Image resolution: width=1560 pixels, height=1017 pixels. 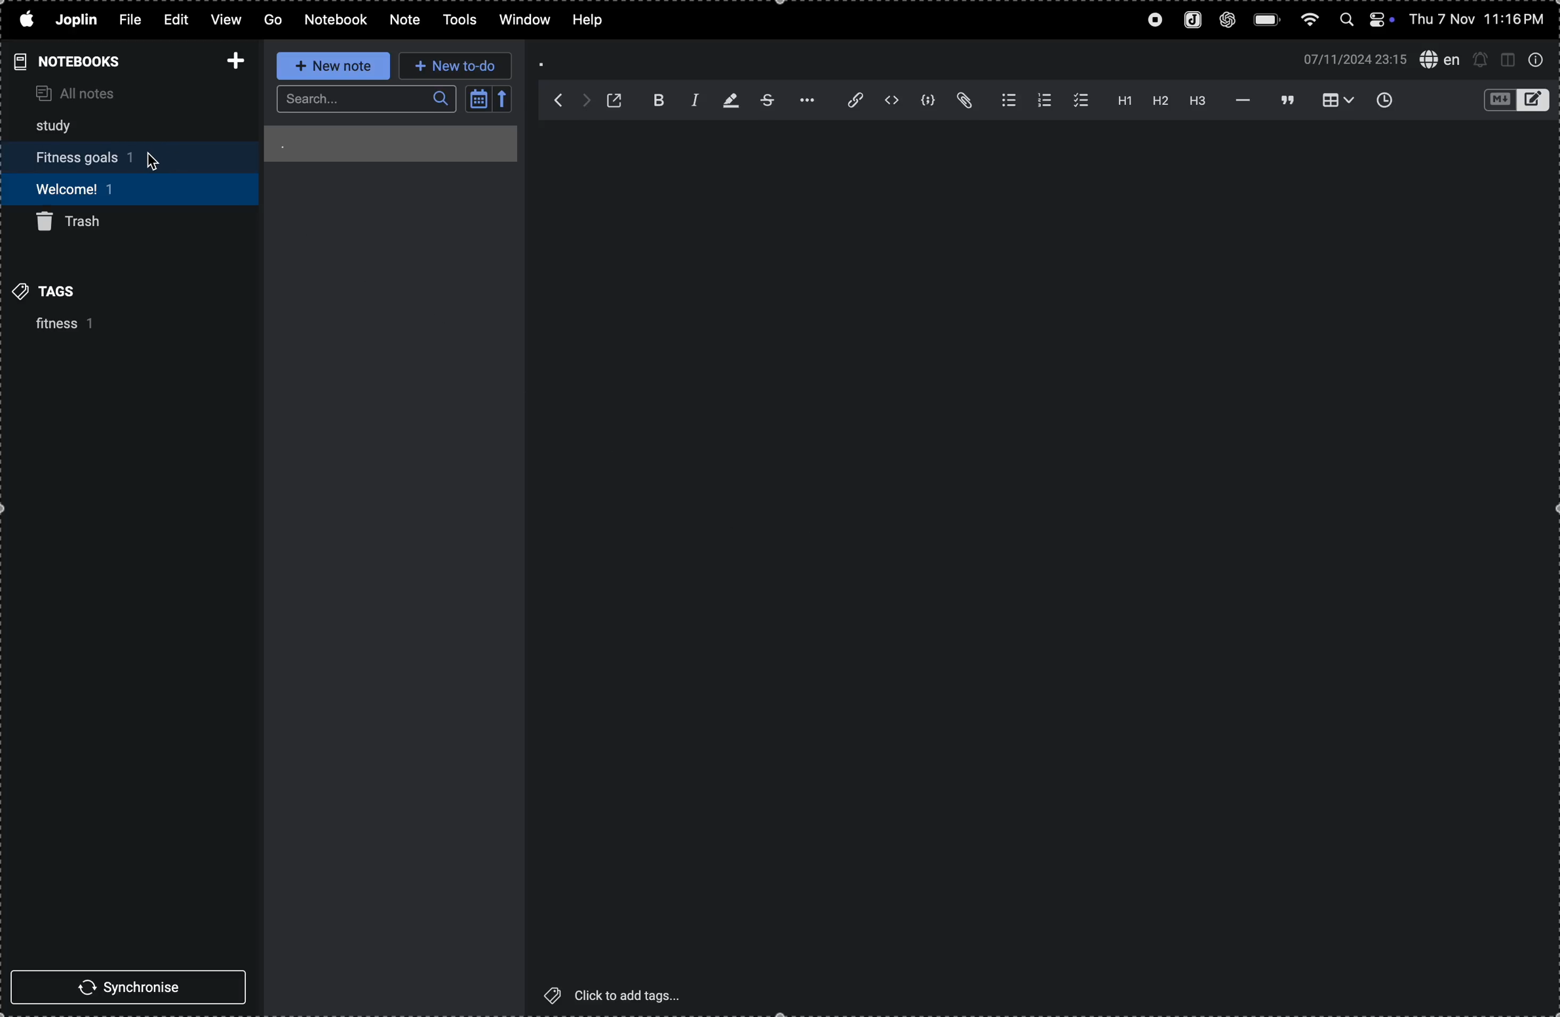 I want to click on inline, so click(x=889, y=101).